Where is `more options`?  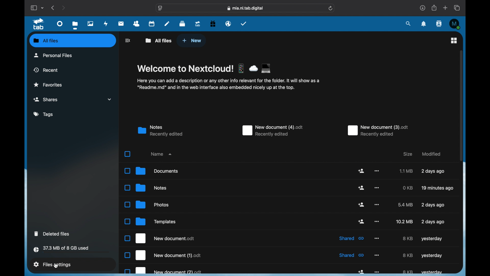
more options is located at coordinates (376, 238).